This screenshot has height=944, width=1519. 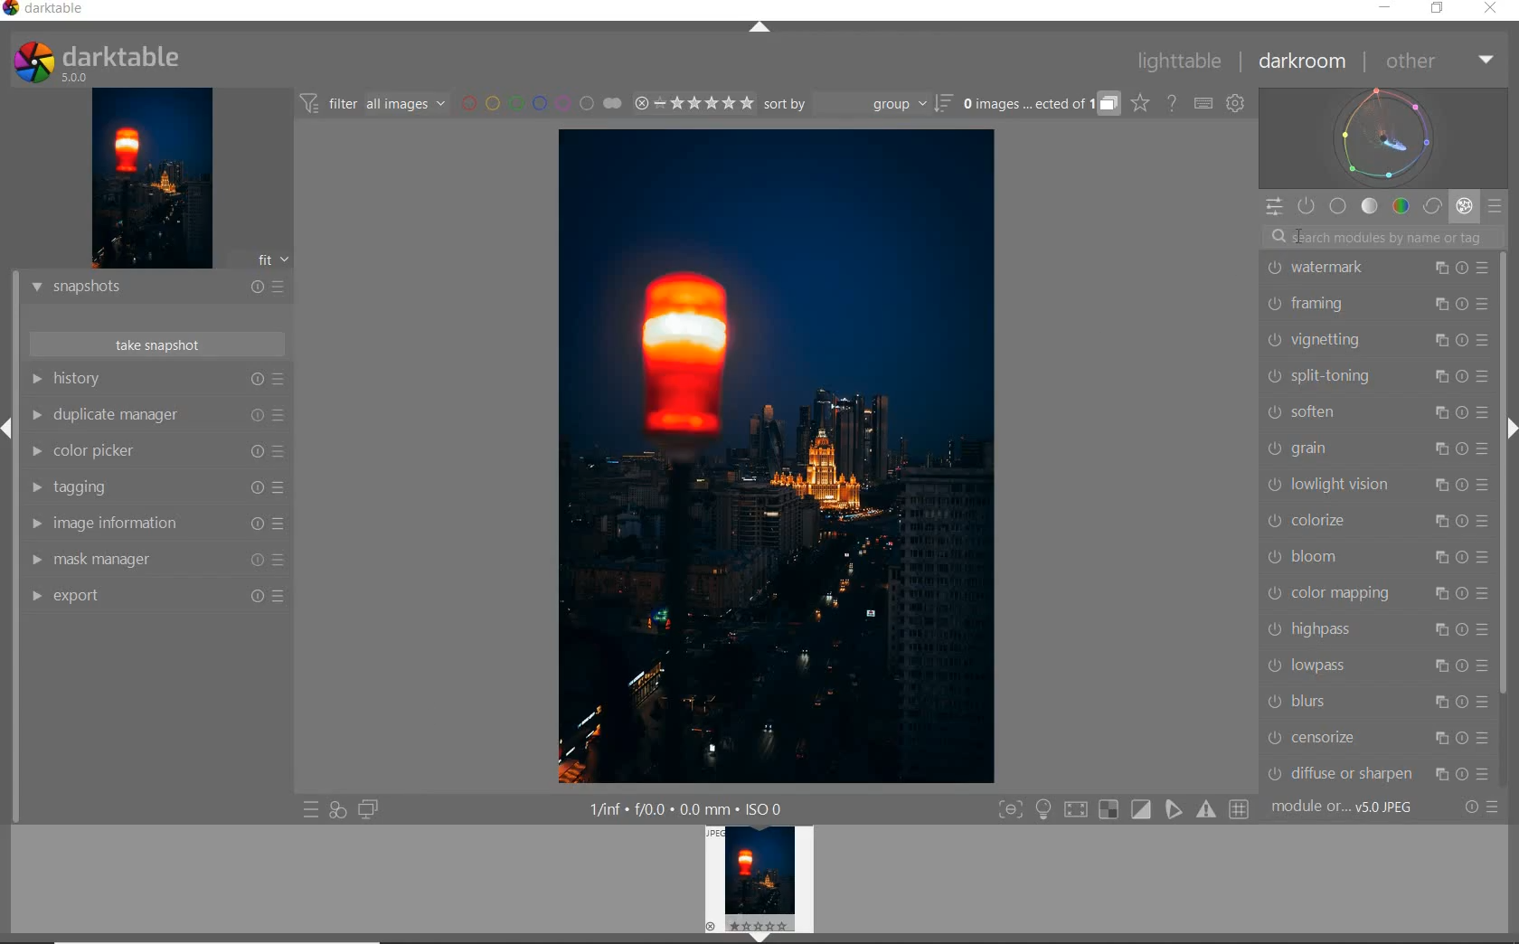 What do you see at coordinates (1432, 702) in the screenshot?
I see `Multiple instance` at bounding box center [1432, 702].